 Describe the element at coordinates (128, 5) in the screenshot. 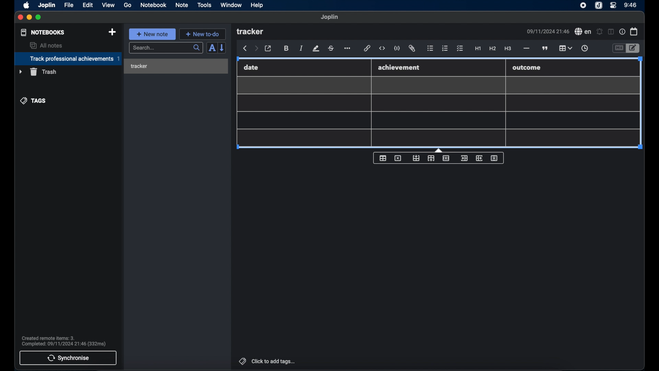

I see `go` at that location.